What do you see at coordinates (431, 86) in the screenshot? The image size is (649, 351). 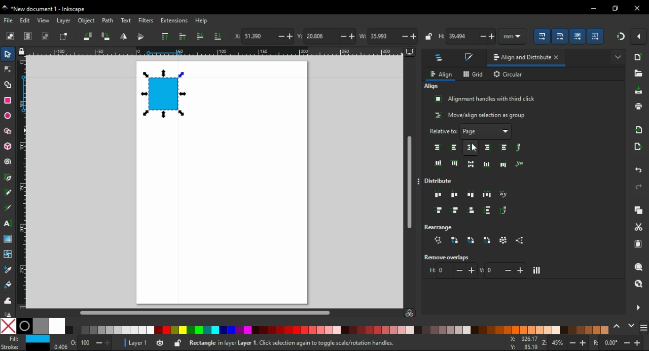 I see `align` at bounding box center [431, 86].